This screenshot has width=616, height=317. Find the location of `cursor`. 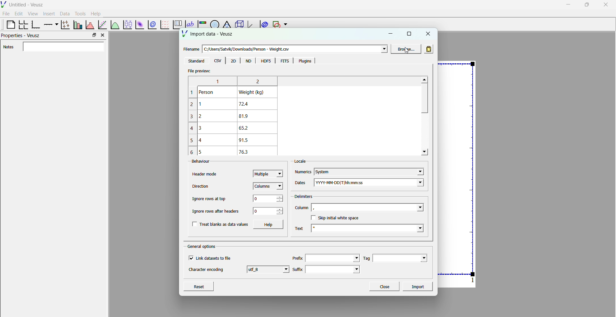

cursor is located at coordinates (407, 53).